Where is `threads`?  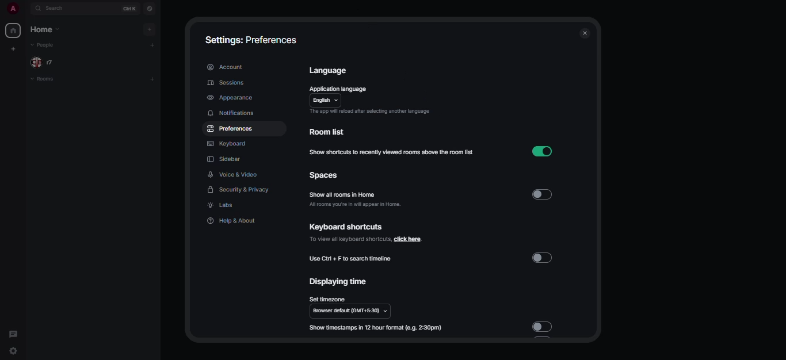 threads is located at coordinates (14, 333).